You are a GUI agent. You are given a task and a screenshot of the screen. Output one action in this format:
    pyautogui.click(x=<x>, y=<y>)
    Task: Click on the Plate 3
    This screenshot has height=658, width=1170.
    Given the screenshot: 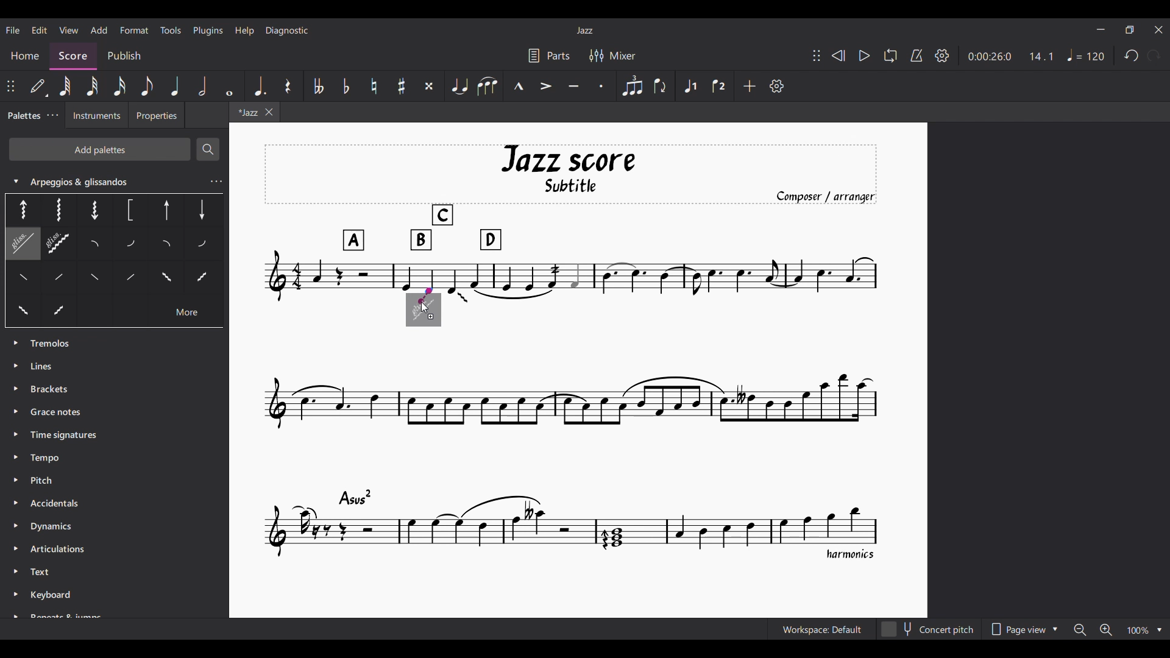 What is the action you would take?
    pyautogui.click(x=93, y=209)
    